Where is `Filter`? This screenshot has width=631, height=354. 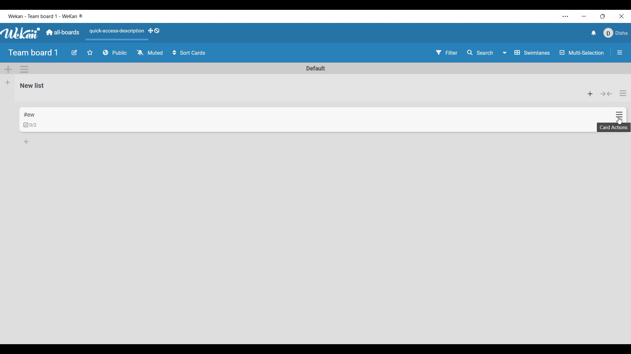
Filter is located at coordinates (447, 52).